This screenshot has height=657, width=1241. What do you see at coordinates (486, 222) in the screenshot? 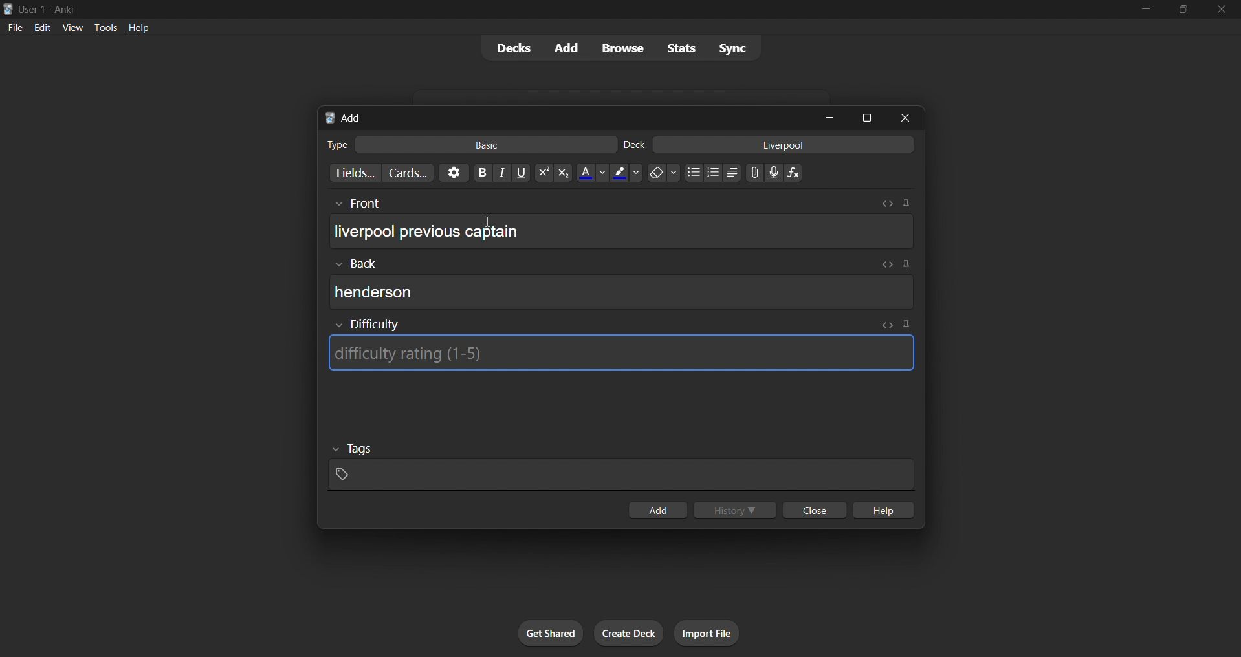
I see `cursor` at bounding box center [486, 222].